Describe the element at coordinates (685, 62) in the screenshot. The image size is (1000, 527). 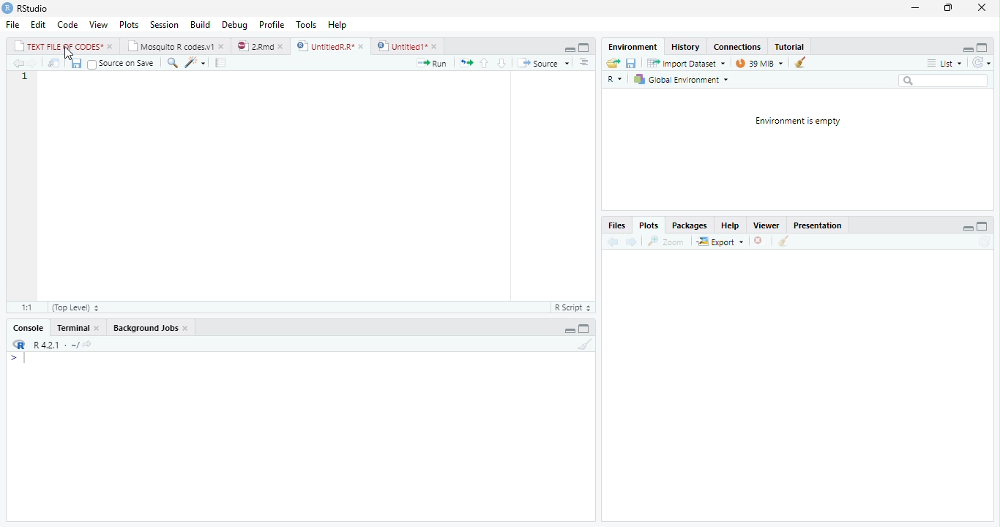
I see `Import dataset` at that location.